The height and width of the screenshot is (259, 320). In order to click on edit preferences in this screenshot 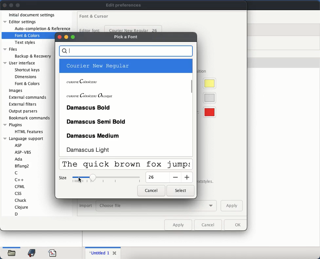, I will do `click(124, 5)`.